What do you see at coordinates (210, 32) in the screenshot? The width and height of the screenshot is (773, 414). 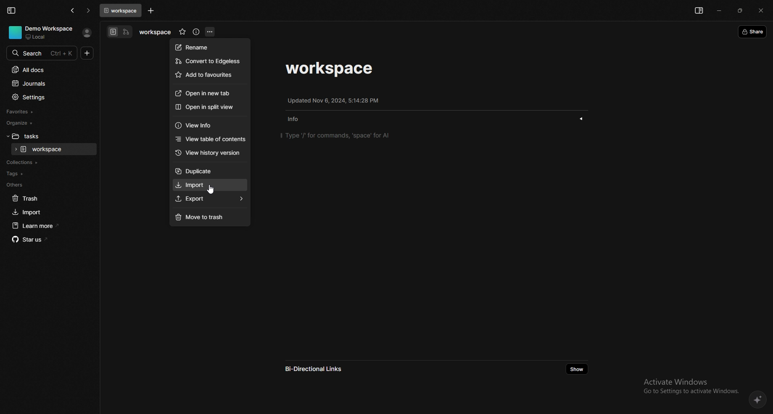 I see `options` at bounding box center [210, 32].